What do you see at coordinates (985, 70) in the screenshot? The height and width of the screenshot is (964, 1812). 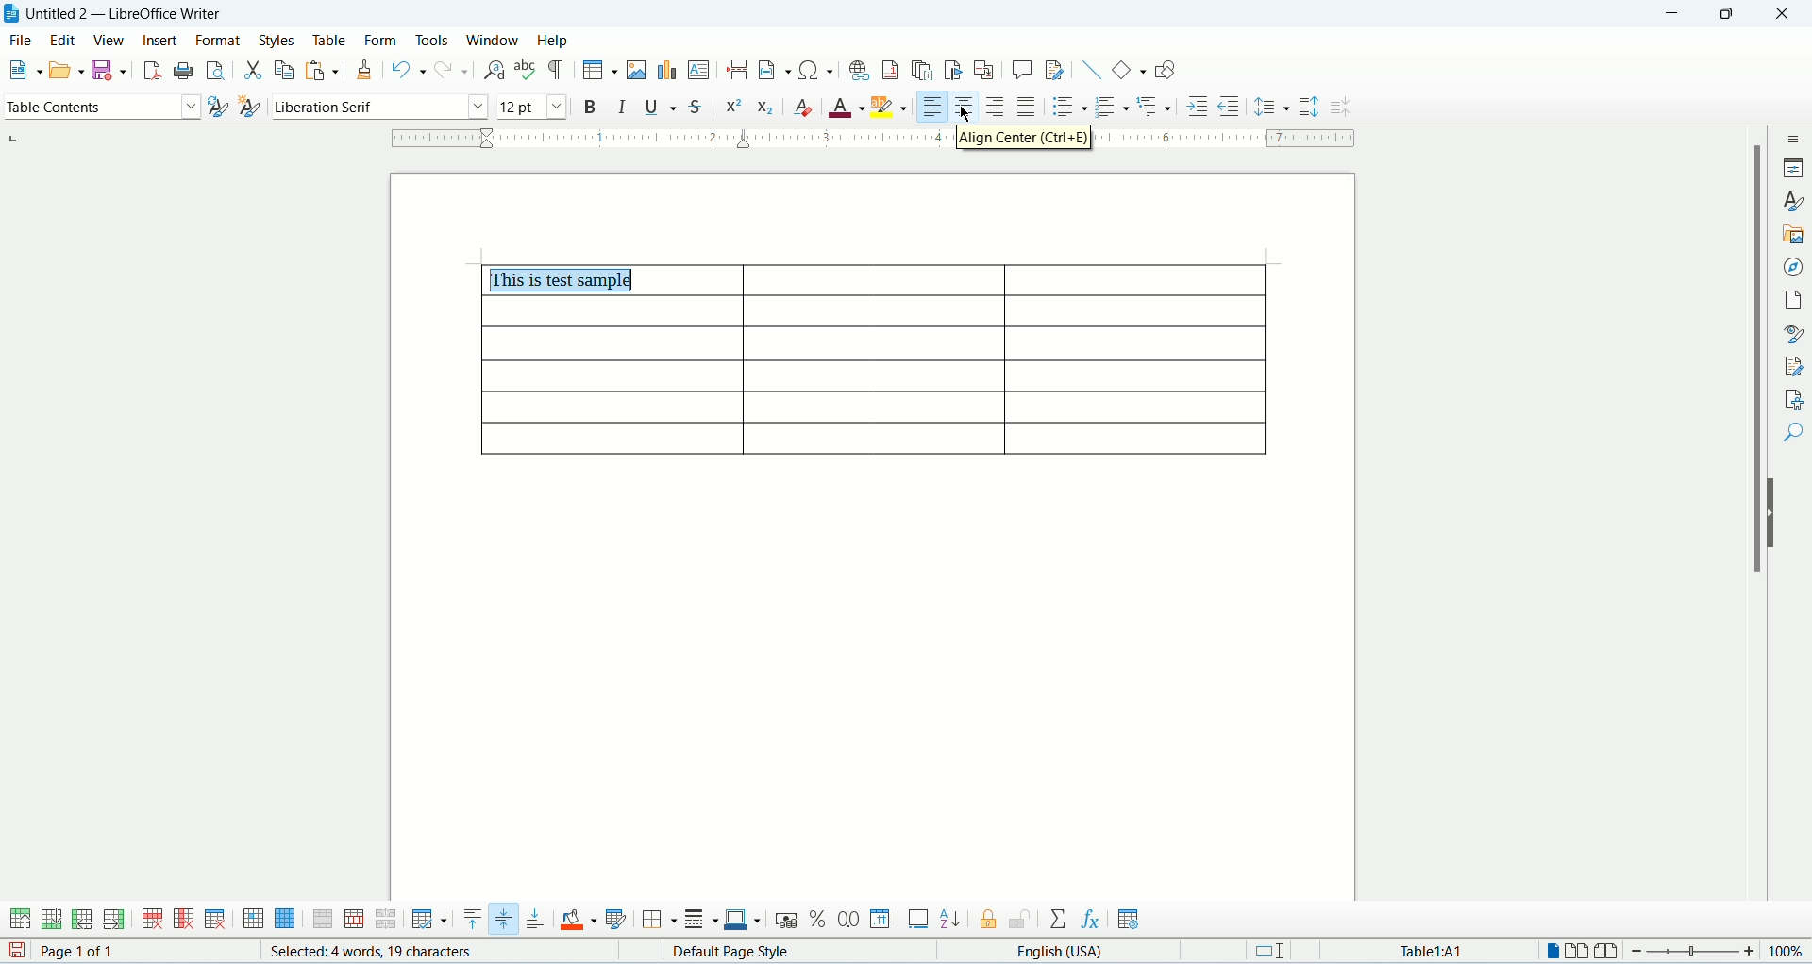 I see `insert cross references` at bounding box center [985, 70].